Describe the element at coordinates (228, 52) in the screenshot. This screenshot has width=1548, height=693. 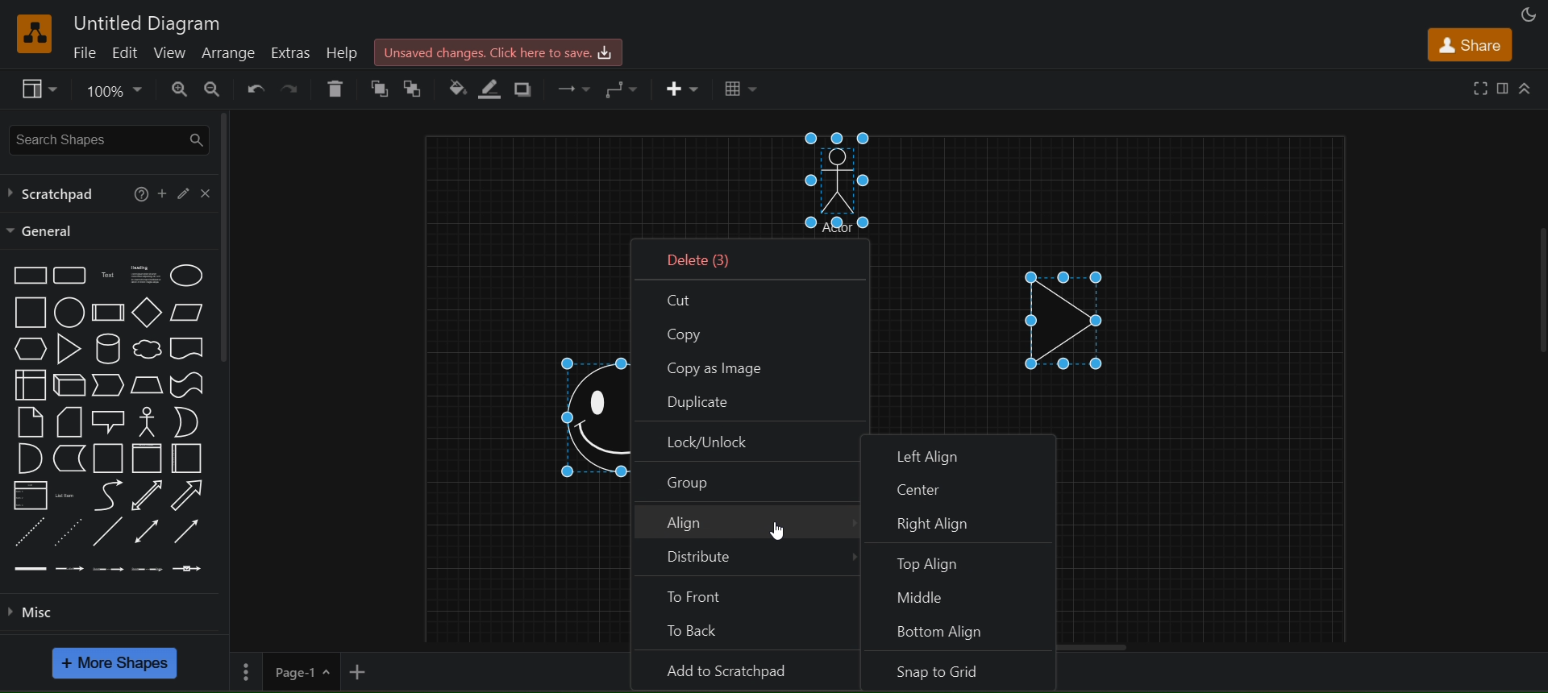
I see `arrange` at that location.